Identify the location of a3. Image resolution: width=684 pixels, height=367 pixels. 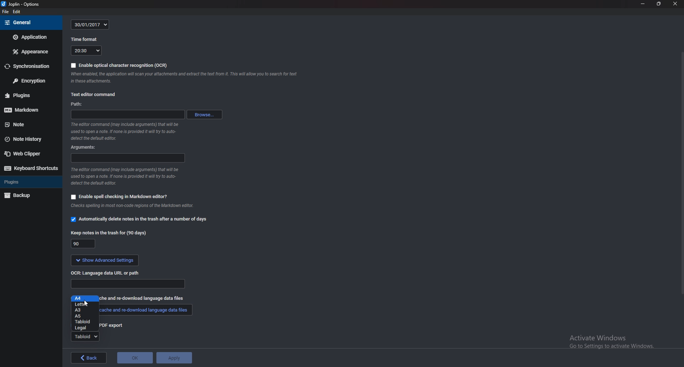
(84, 310).